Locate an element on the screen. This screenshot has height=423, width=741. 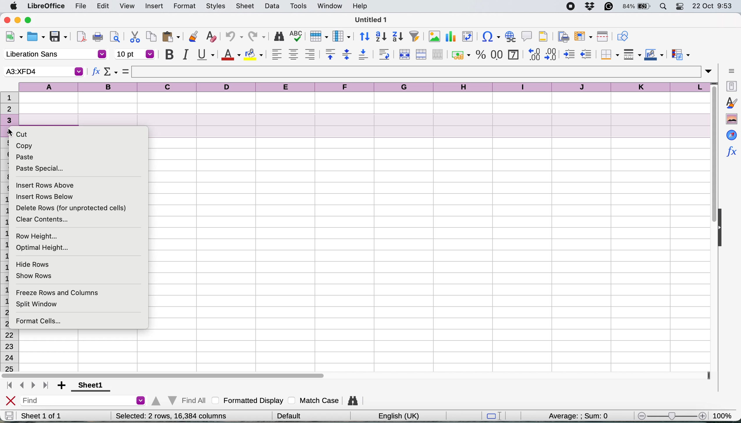
unmerge is located at coordinates (438, 55).